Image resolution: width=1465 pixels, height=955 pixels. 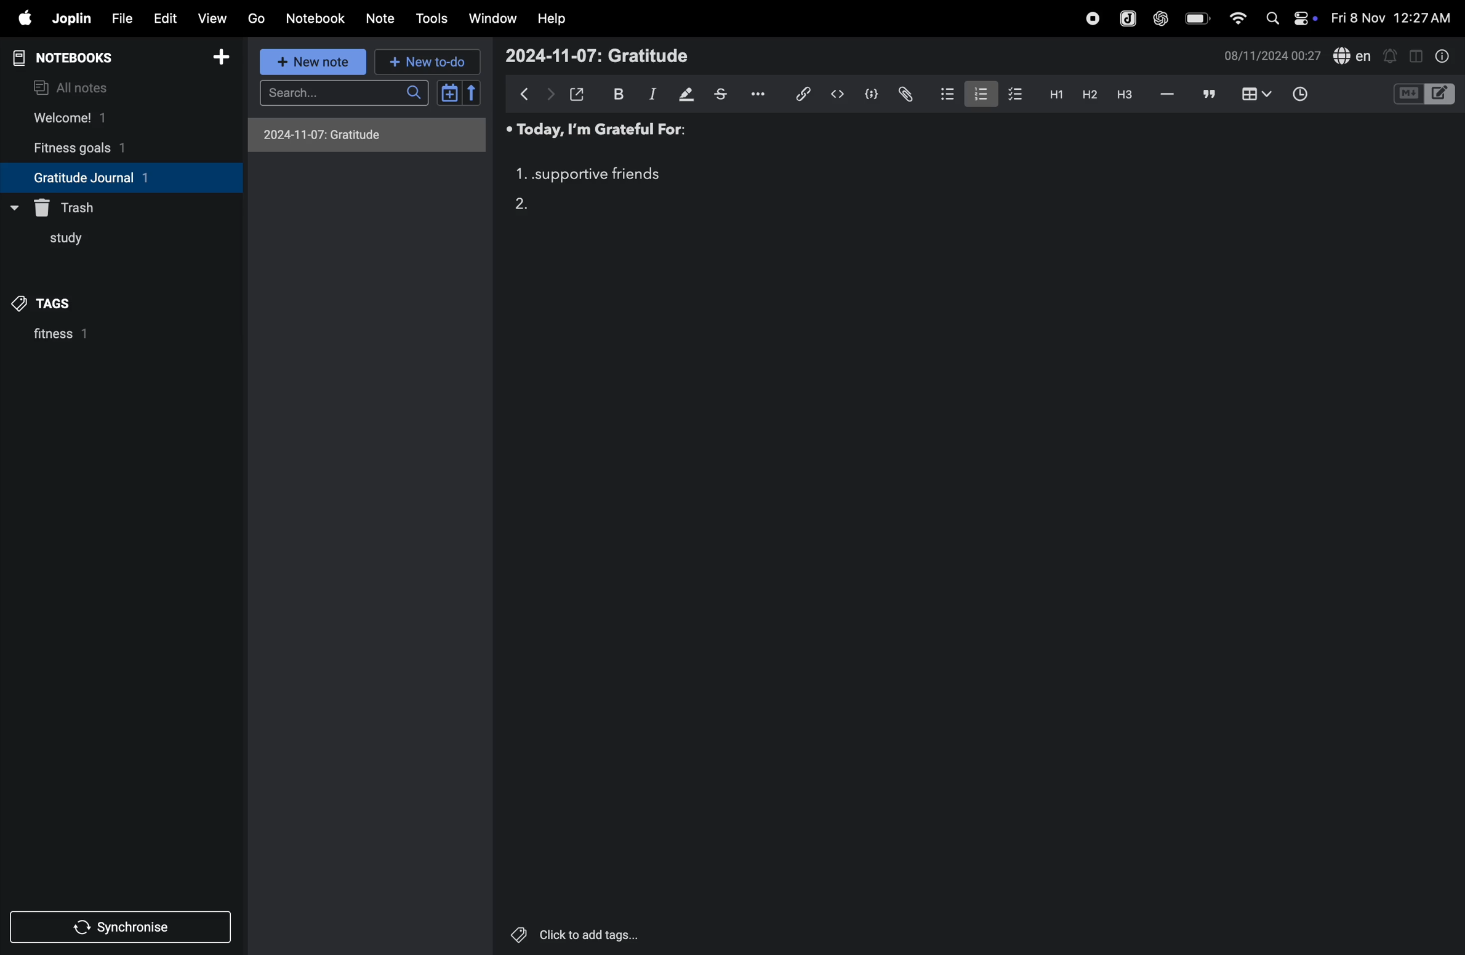 What do you see at coordinates (1258, 94) in the screenshot?
I see `table view` at bounding box center [1258, 94].